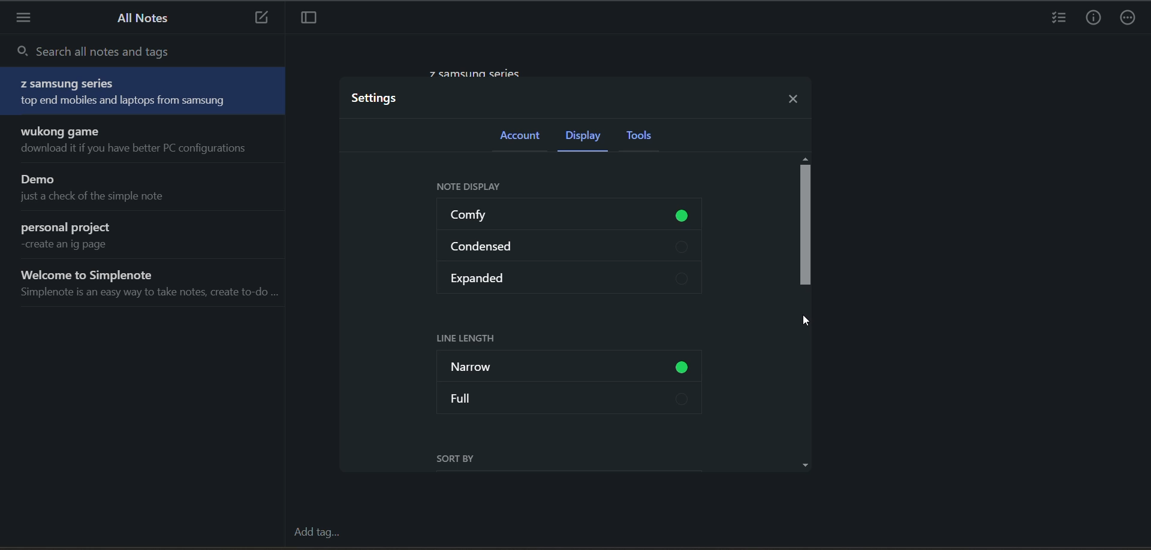 The width and height of the screenshot is (1151, 550). I want to click on info, so click(1093, 18).